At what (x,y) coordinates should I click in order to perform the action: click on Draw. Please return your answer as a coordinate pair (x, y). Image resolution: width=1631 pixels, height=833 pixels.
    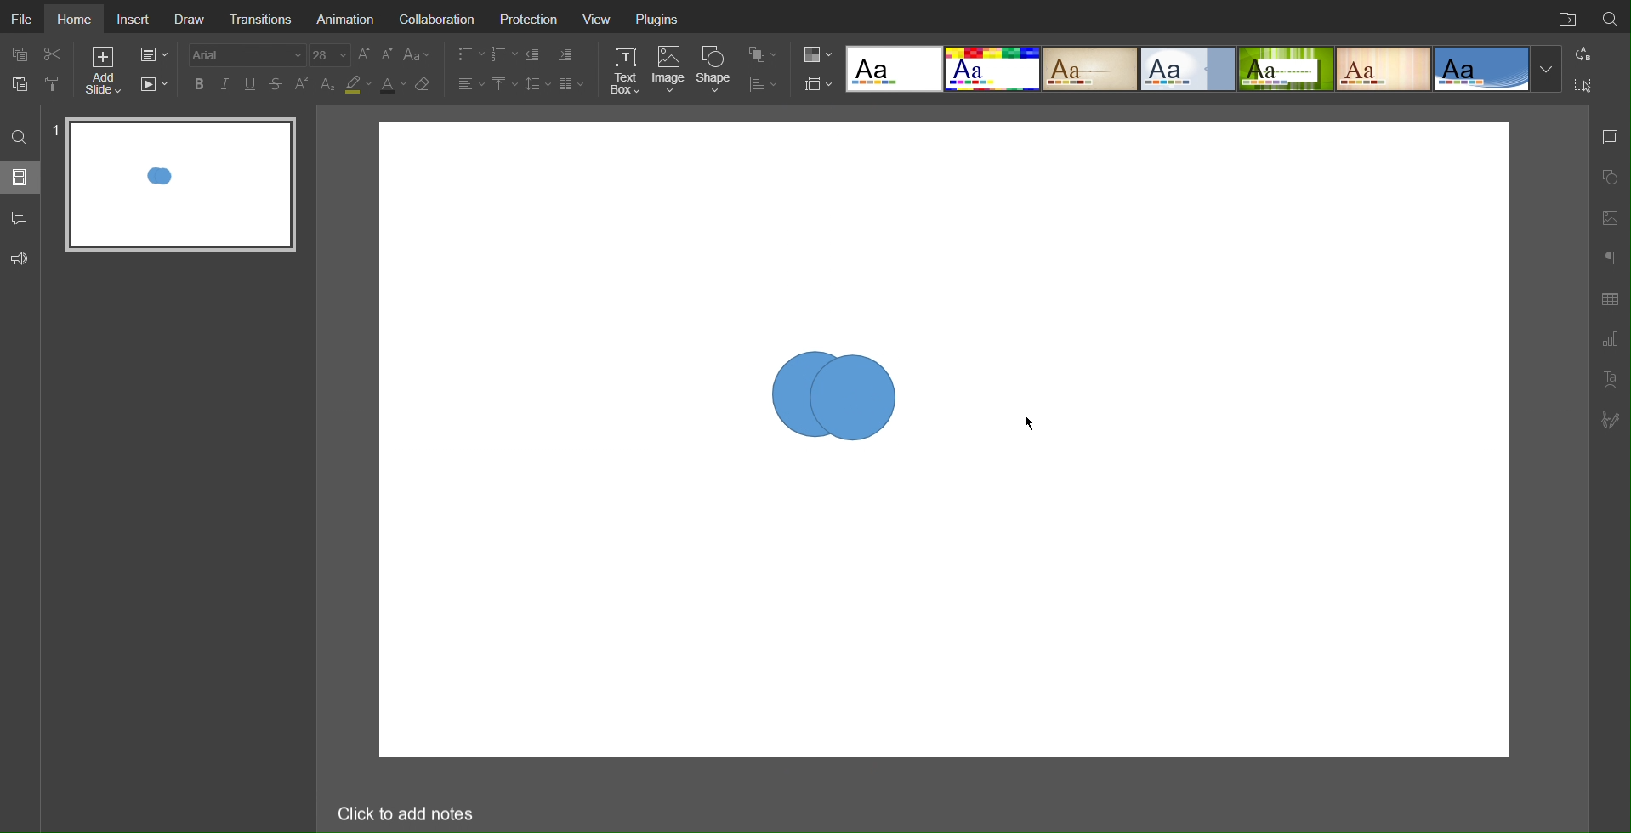
    Looking at the image, I should click on (192, 20).